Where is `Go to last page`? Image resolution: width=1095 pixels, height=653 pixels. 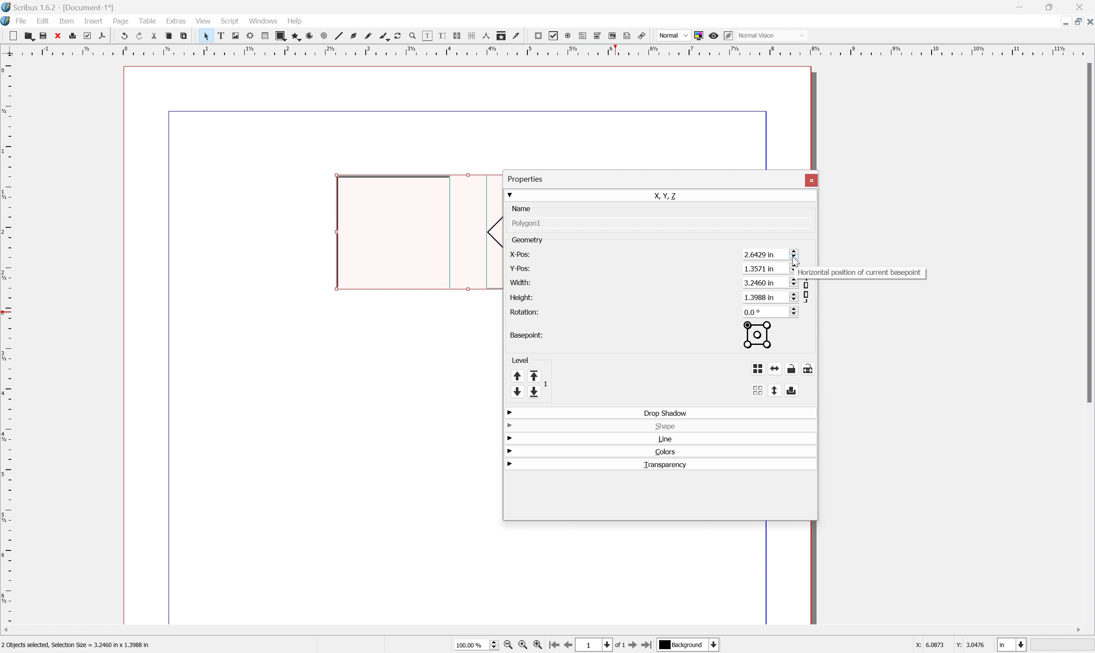 Go to last page is located at coordinates (648, 643).